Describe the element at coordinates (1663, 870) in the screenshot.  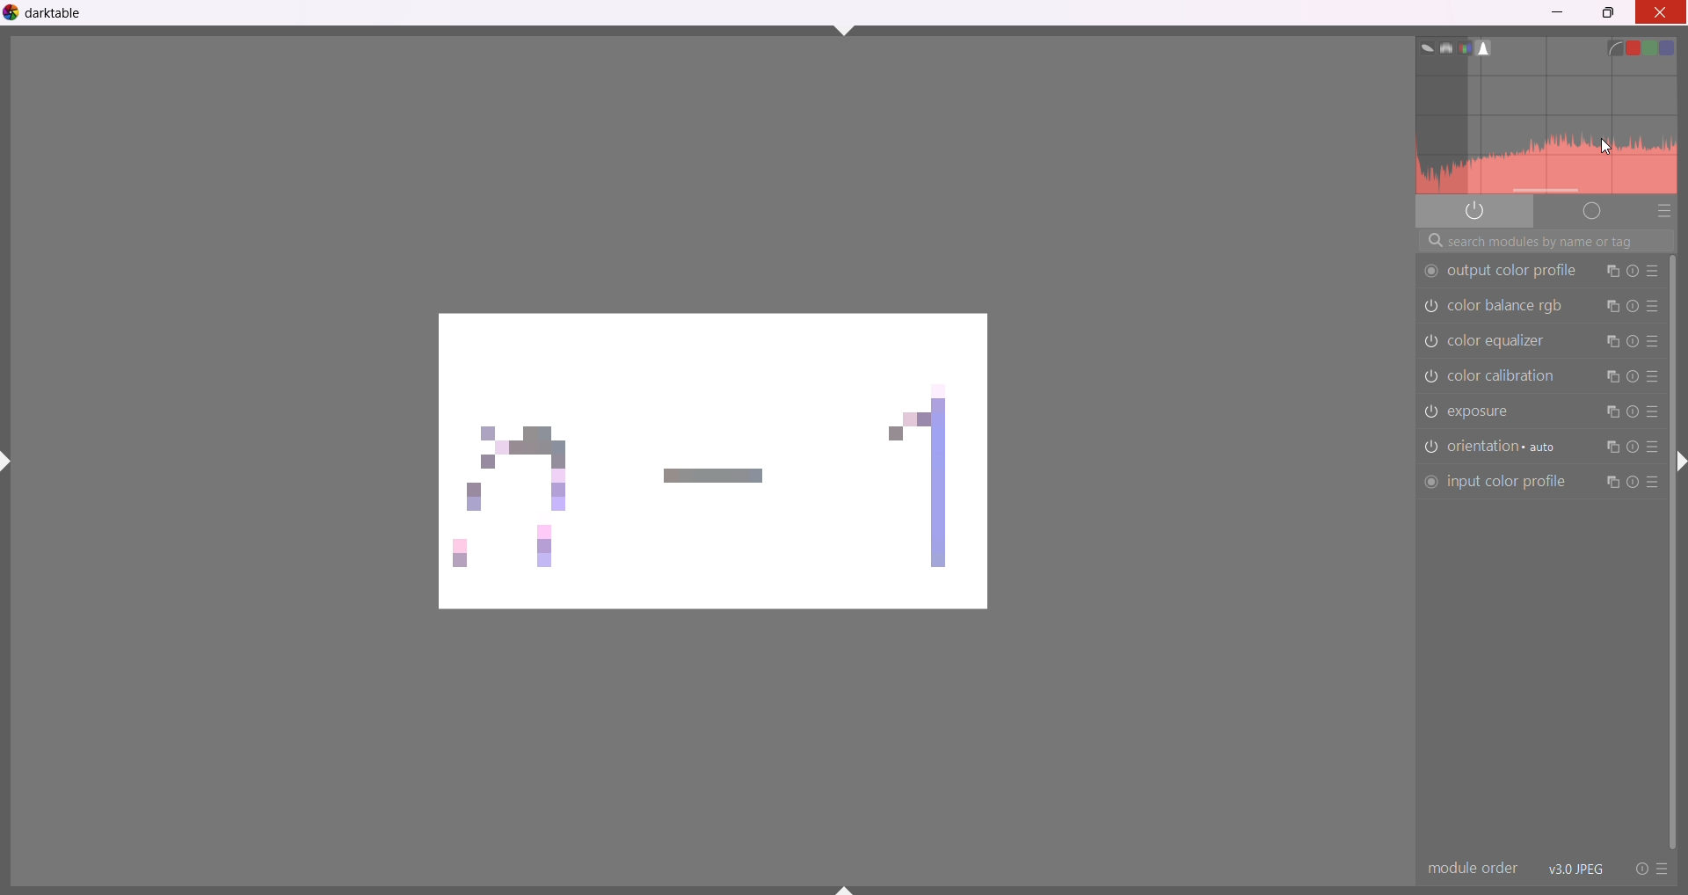
I see `preset` at that location.